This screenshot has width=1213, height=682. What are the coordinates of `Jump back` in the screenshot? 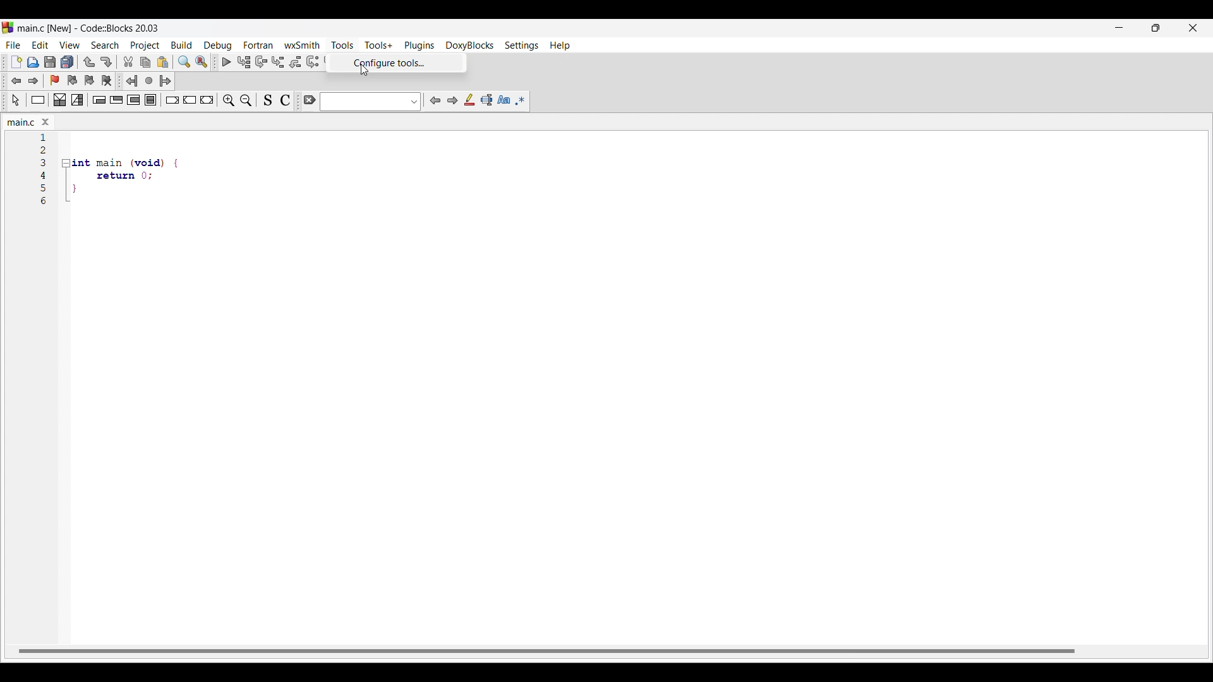 It's located at (132, 81).